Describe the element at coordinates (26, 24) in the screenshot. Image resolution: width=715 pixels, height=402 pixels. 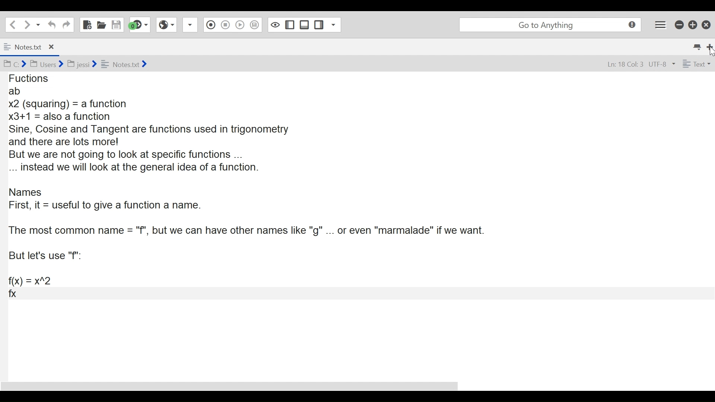
I see `Go Forward one location` at that location.